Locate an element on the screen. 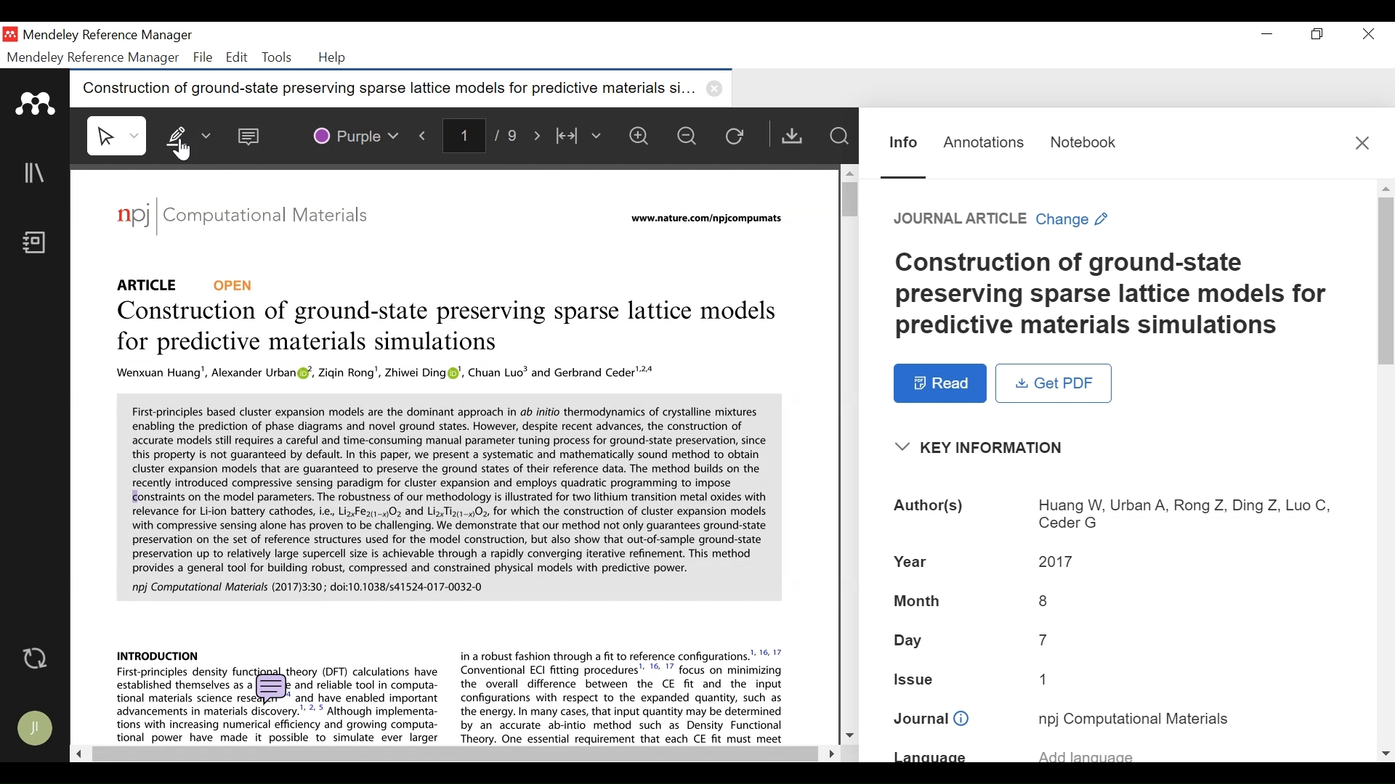 This screenshot has width=1395, height=784. Month is located at coordinates (918, 603).